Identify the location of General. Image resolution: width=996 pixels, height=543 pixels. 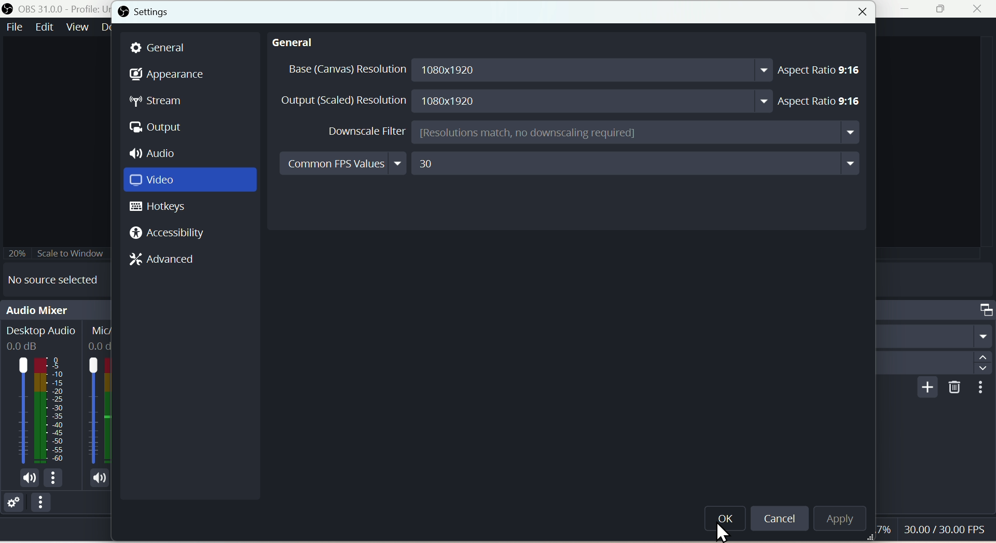
(165, 47).